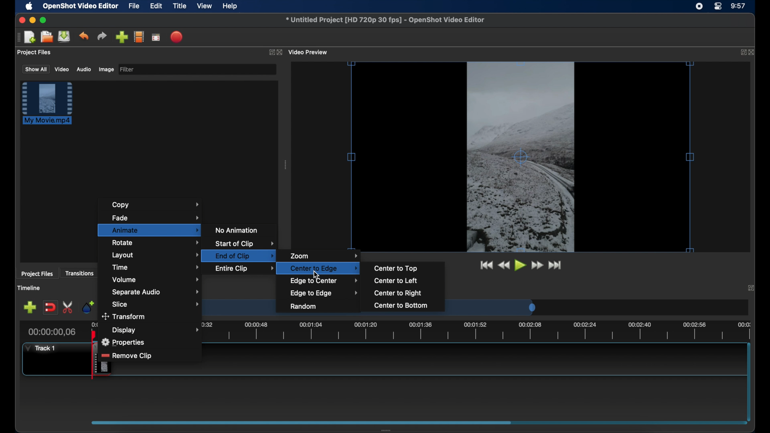 This screenshot has width=770, height=433. What do you see at coordinates (555, 265) in the screenshot?
I see `jumpt to  end` at bounding box center [555, 265].